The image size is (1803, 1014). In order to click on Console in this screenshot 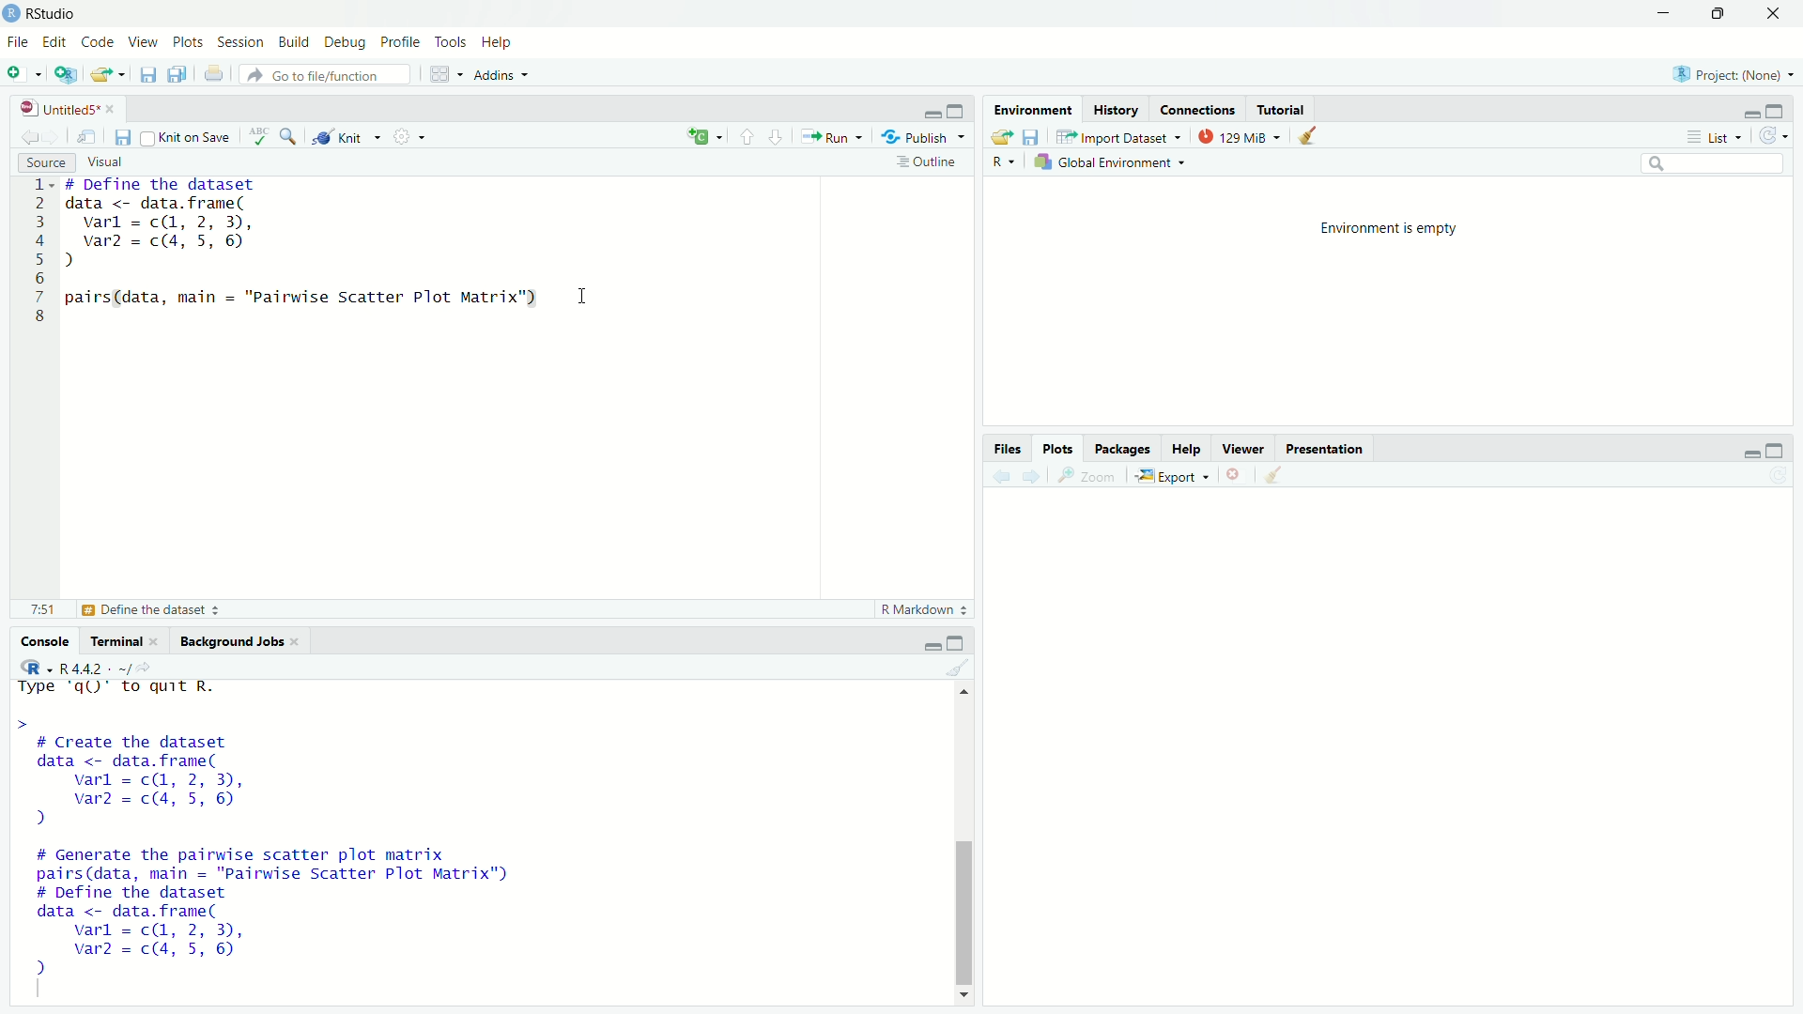, I will do `click(45, 642)`.